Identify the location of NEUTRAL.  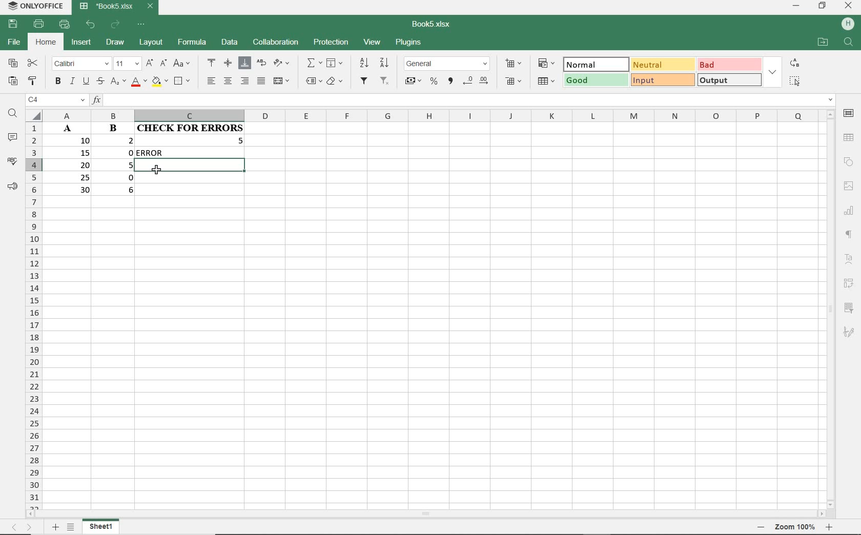
(662, 64).